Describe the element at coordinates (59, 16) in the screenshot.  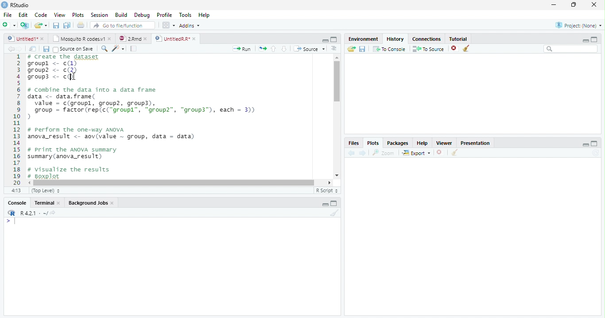
I see `View` at that location.